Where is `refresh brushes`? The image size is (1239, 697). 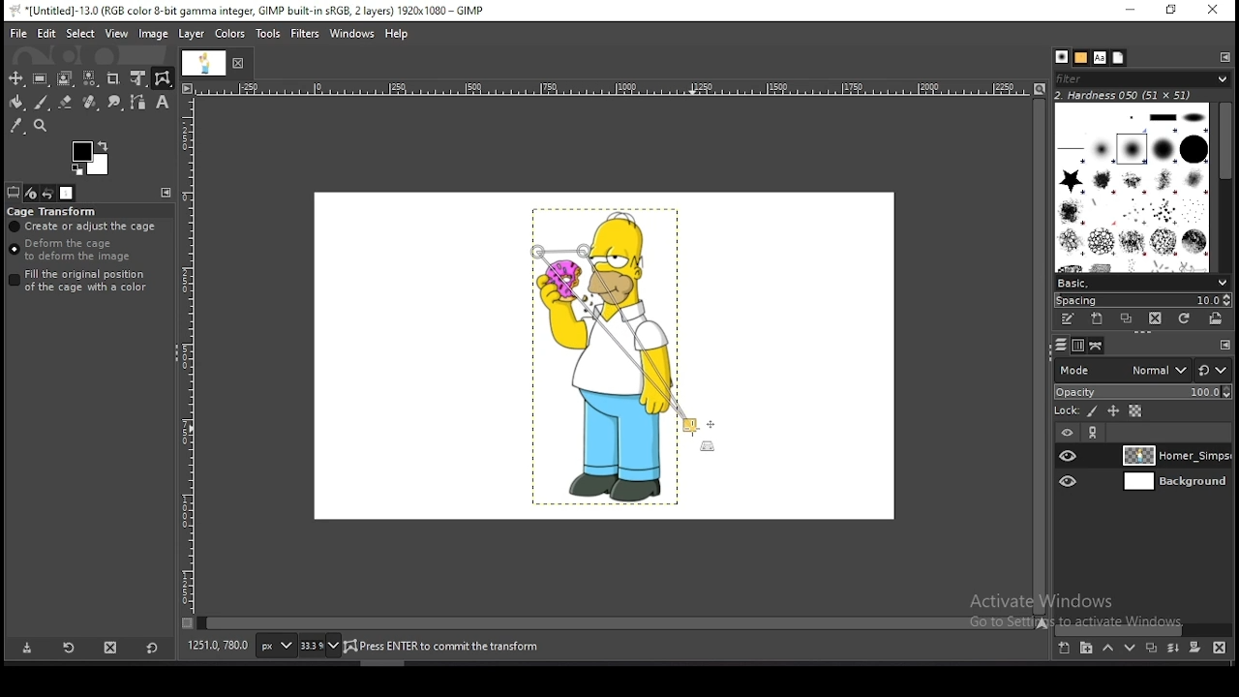 refresh brushes is located at coordinates (1185, 318).